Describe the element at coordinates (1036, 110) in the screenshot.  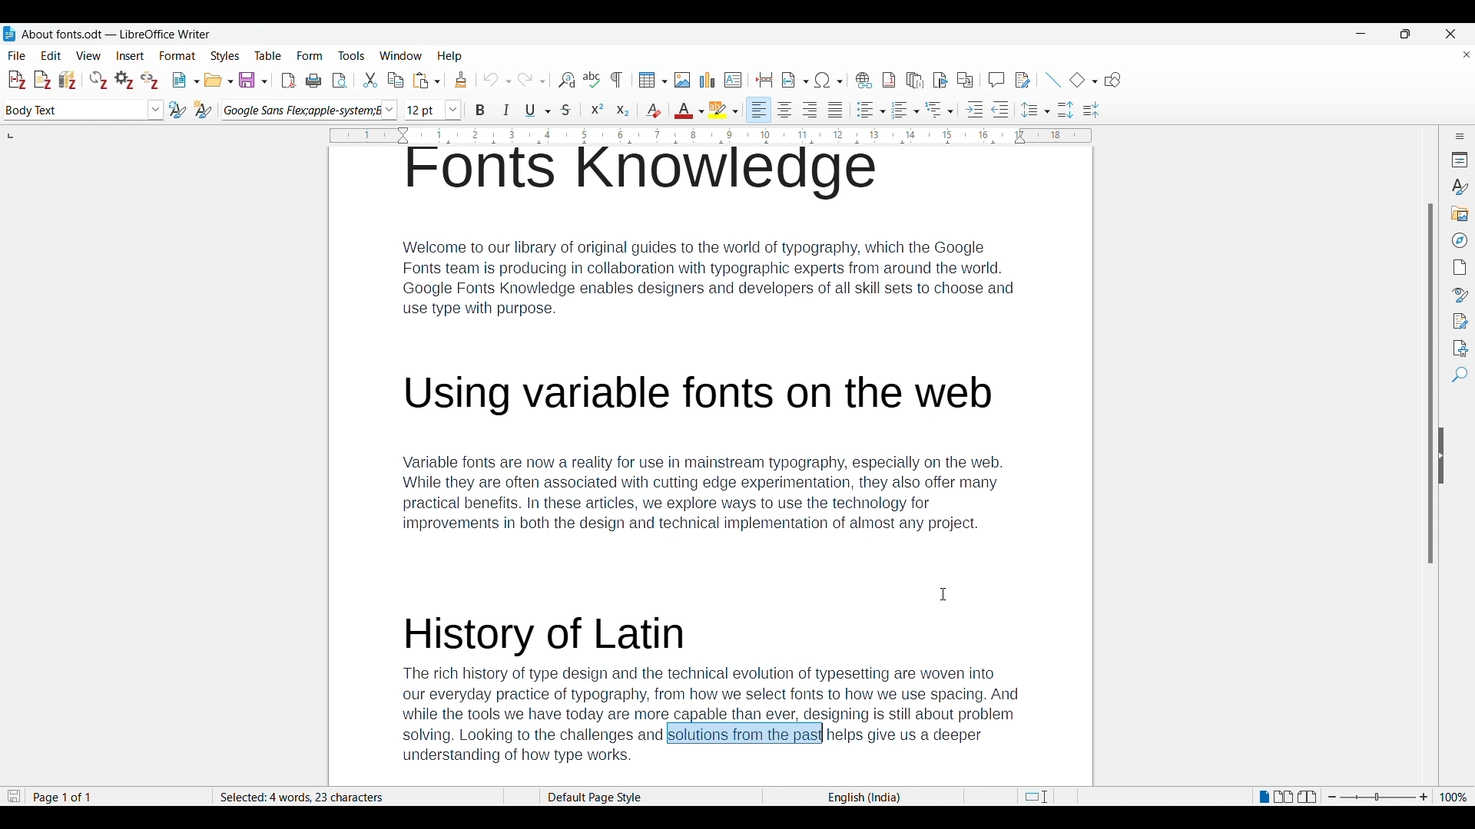
I see `Set line spacing` at that location.